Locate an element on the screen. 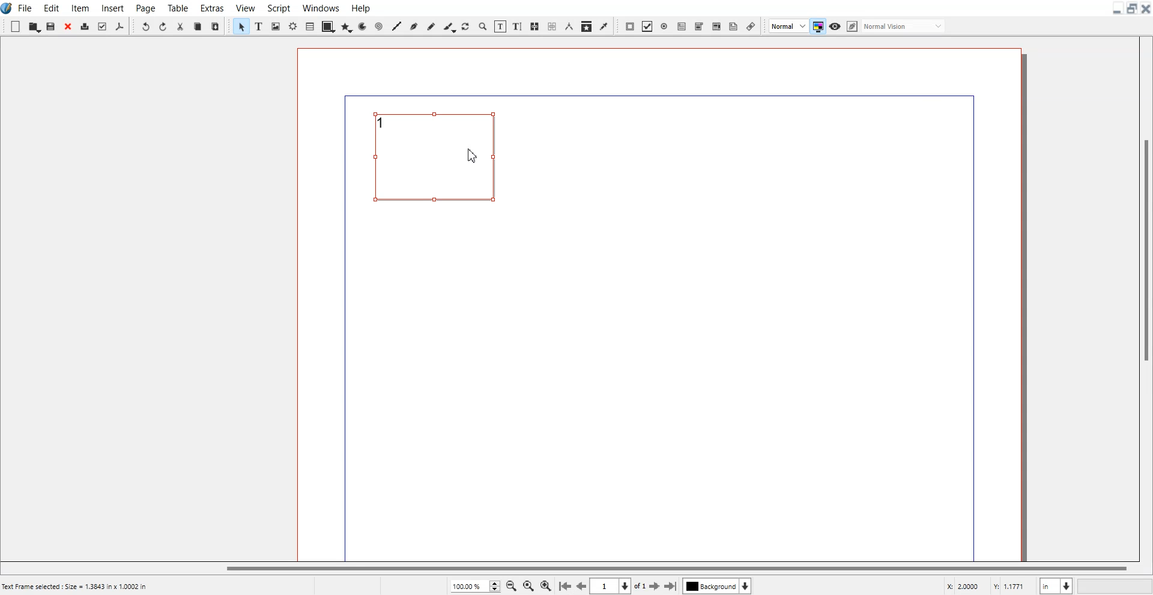 Image resolution: width=1153 pixels, height=595 pixels. Spiral is located at coordinates (378, 26).